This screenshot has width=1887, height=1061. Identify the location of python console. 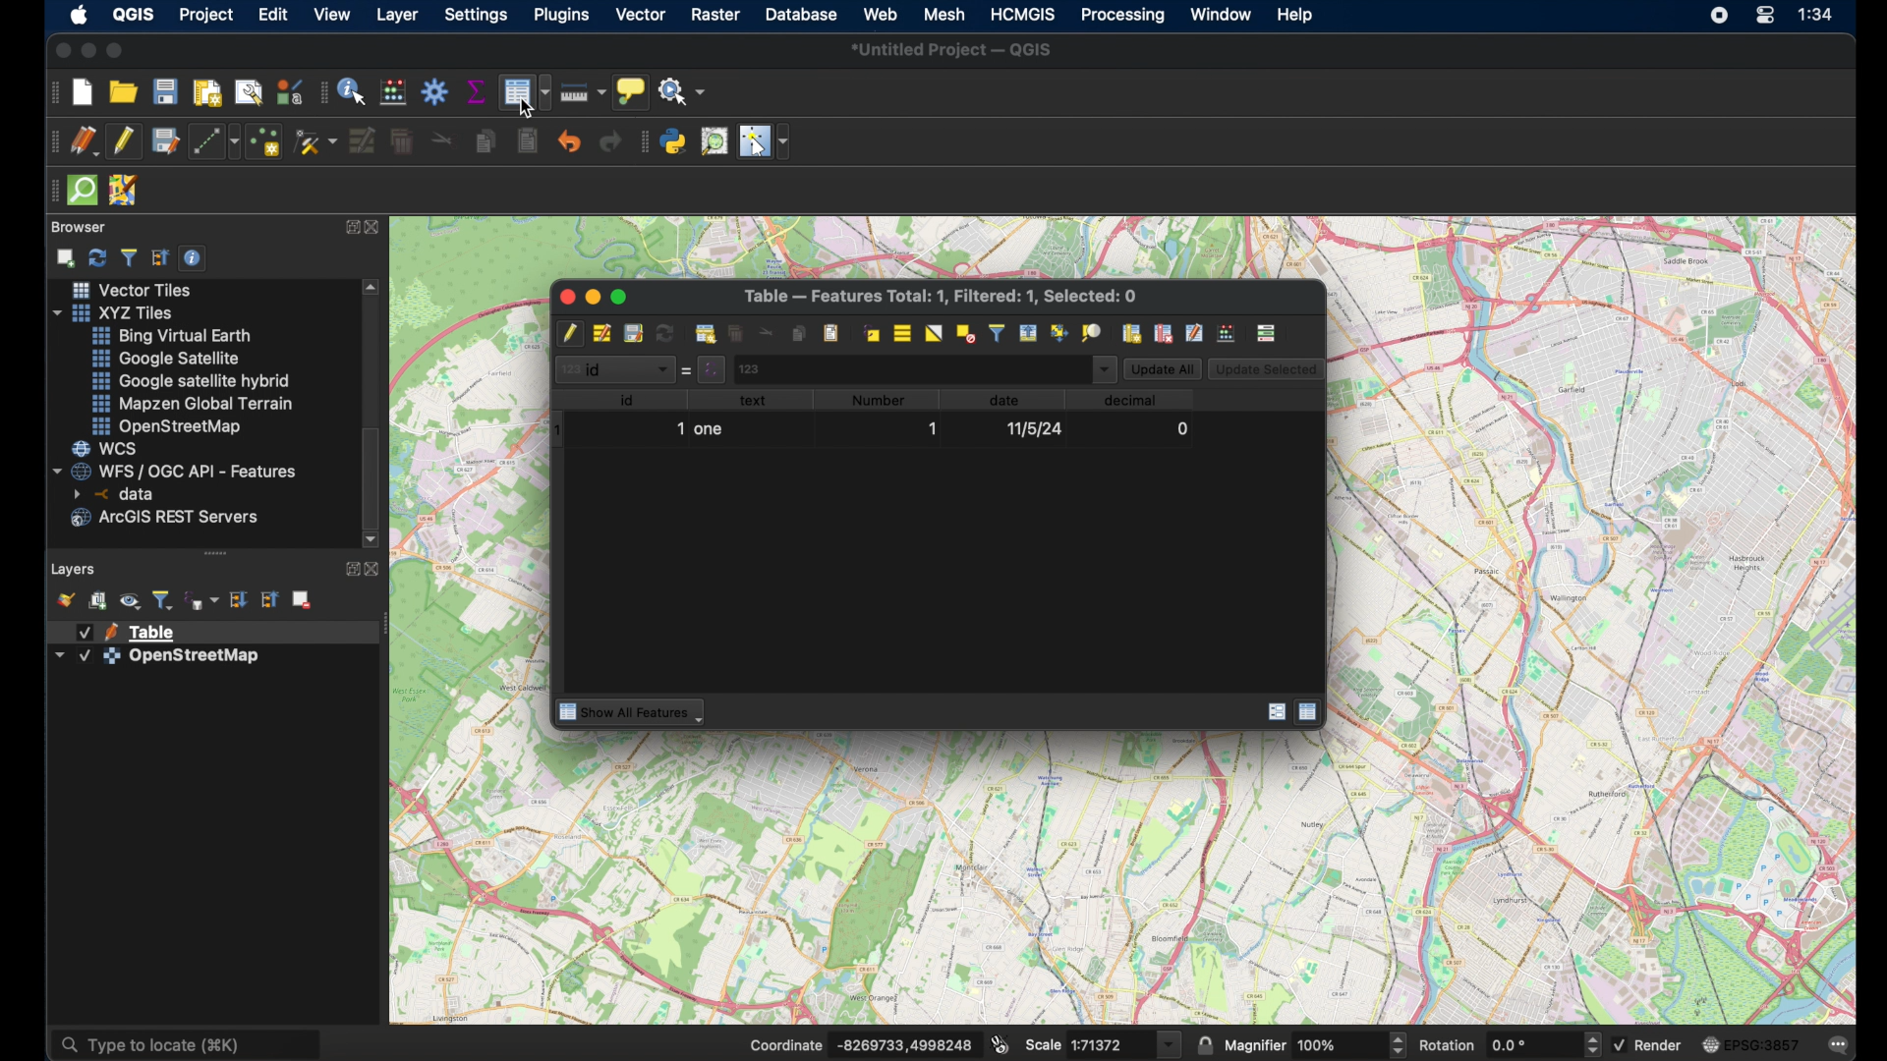
(673, 143).